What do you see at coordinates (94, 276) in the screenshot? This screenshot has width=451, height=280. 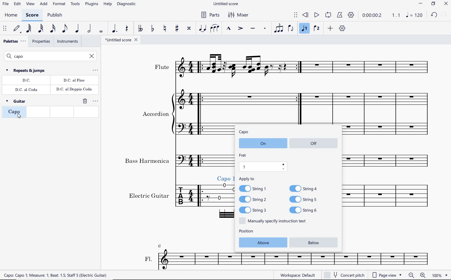 I see `score description` at bounding box center [94, 276].